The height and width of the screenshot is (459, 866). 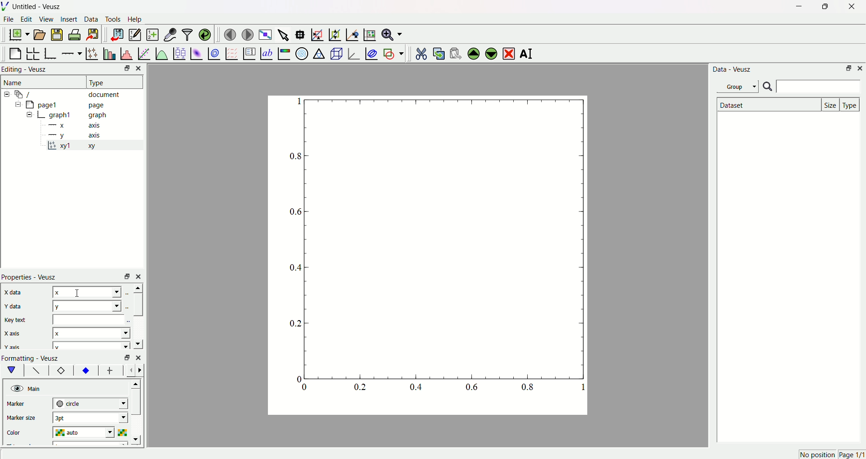 What do you see at coordinates (392, 34) in the screenshot?
I see `zoom functions` at bounding box center [392, 34].